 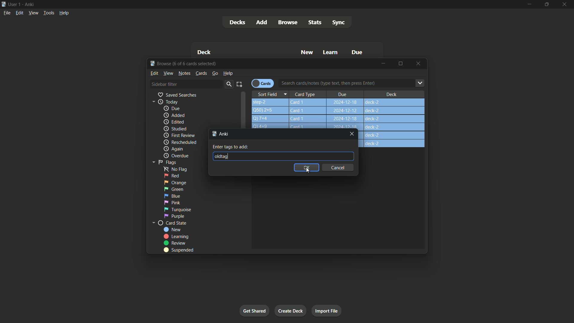 What do you see at coordinates (172, 176) in the screenshot?
I see `red` at bounding box center [172, 176].